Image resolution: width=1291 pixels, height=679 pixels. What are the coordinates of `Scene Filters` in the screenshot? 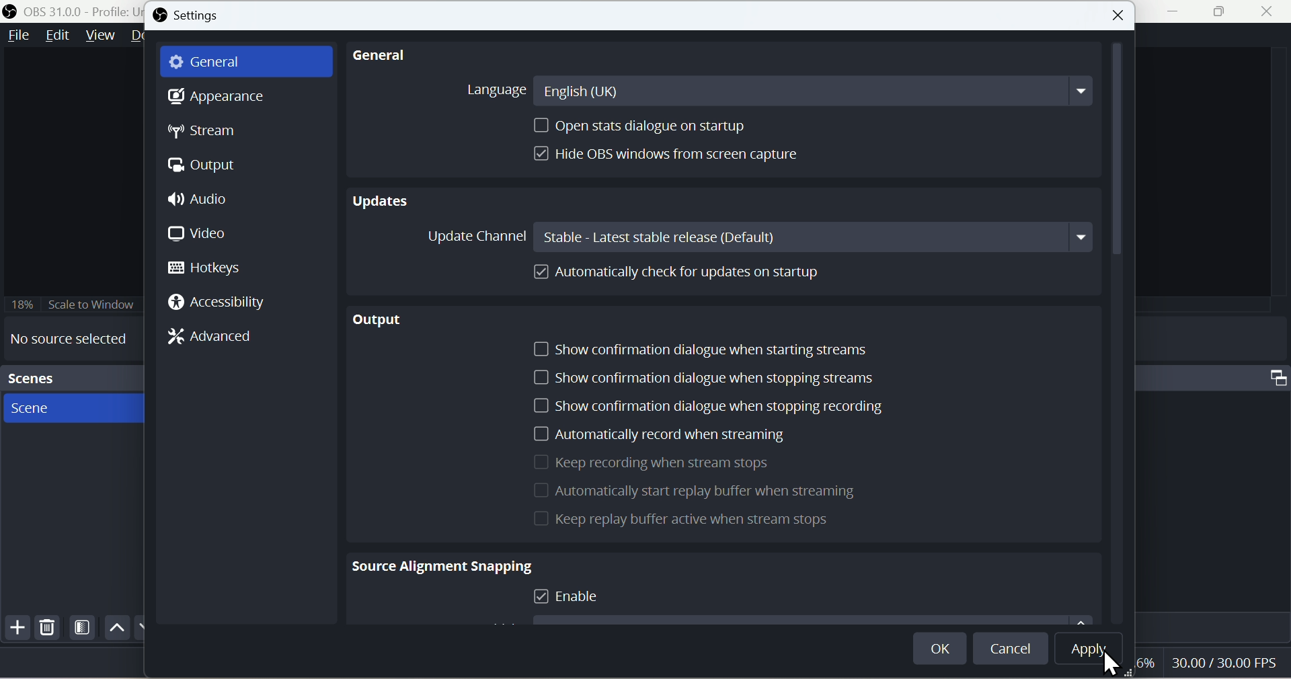 It's located at (83, 626).